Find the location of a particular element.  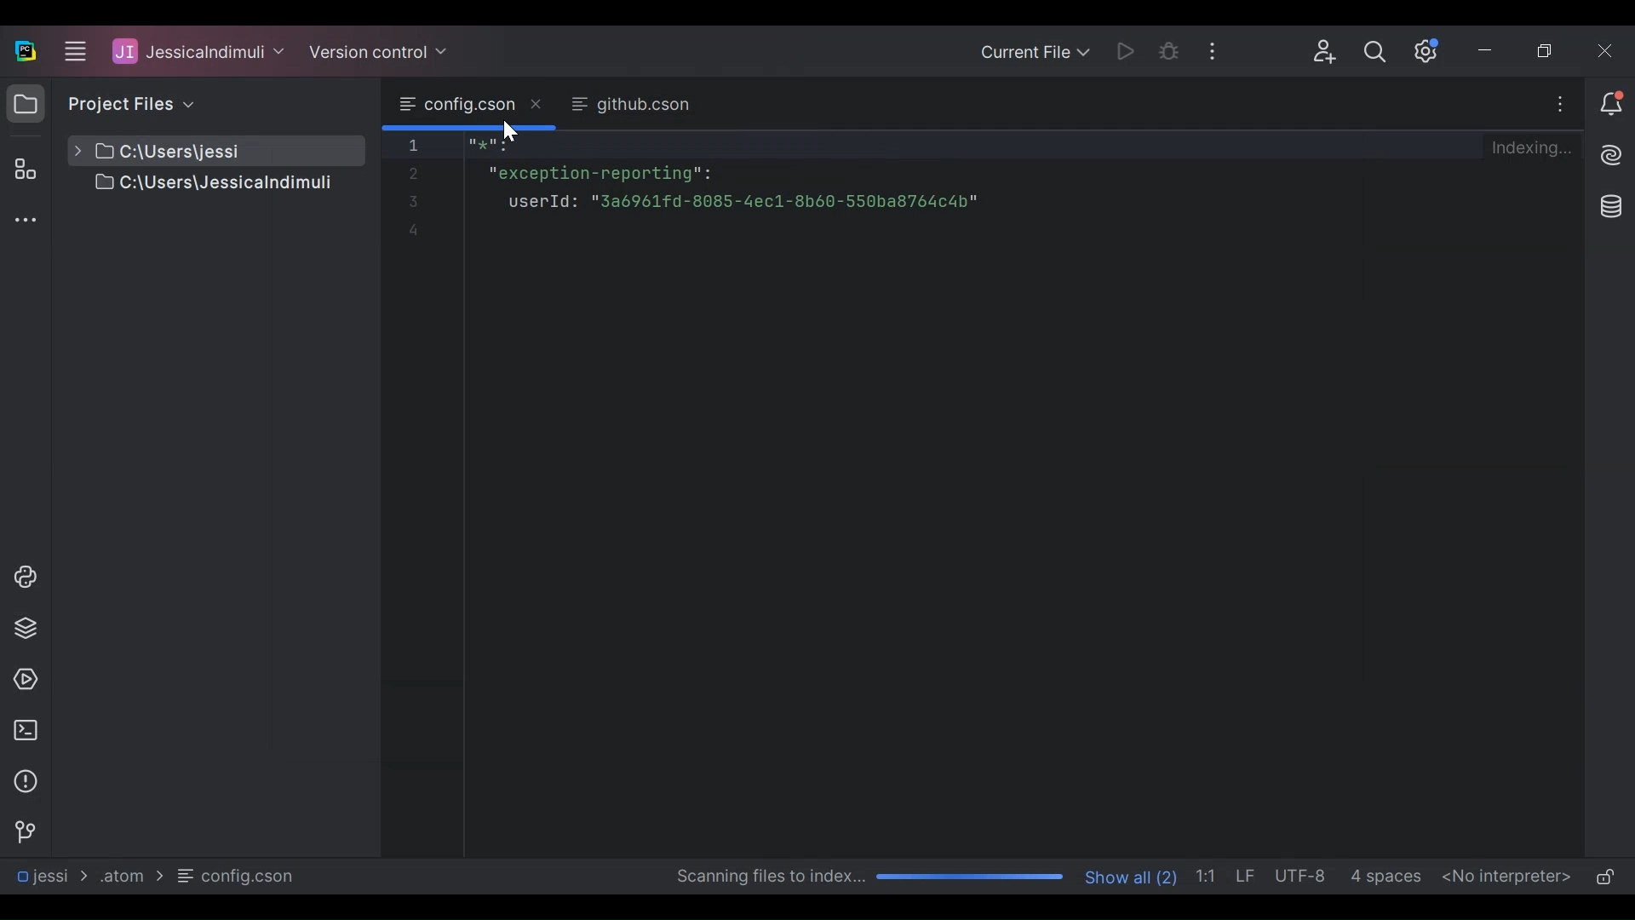

Main Menu is located at coordinates (73, 49).